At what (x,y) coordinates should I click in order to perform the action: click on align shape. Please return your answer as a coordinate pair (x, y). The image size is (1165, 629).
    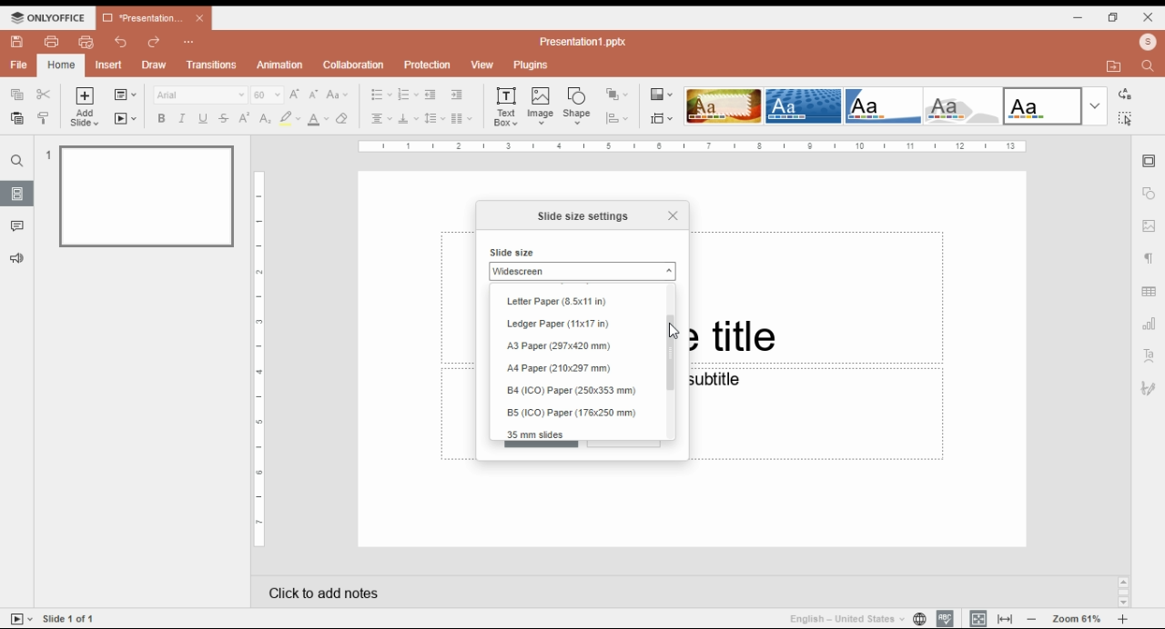
    Looking at the image, I should click on (619, 118).